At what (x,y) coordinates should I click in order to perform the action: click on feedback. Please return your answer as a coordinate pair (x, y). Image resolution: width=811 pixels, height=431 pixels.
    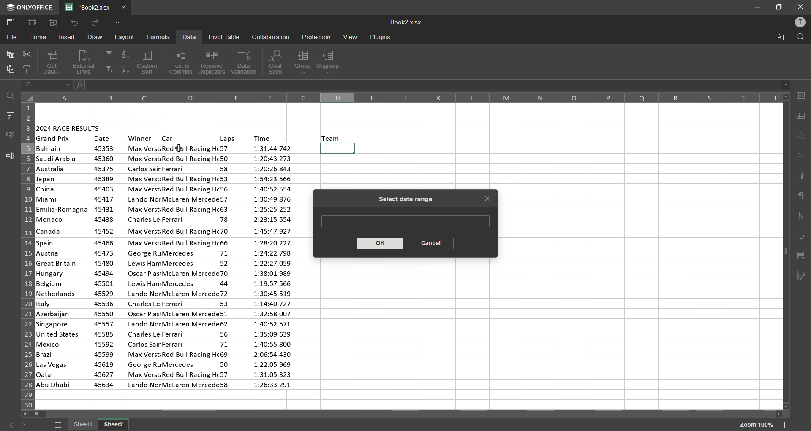
    Looking at the image, I should click on (9, 156).